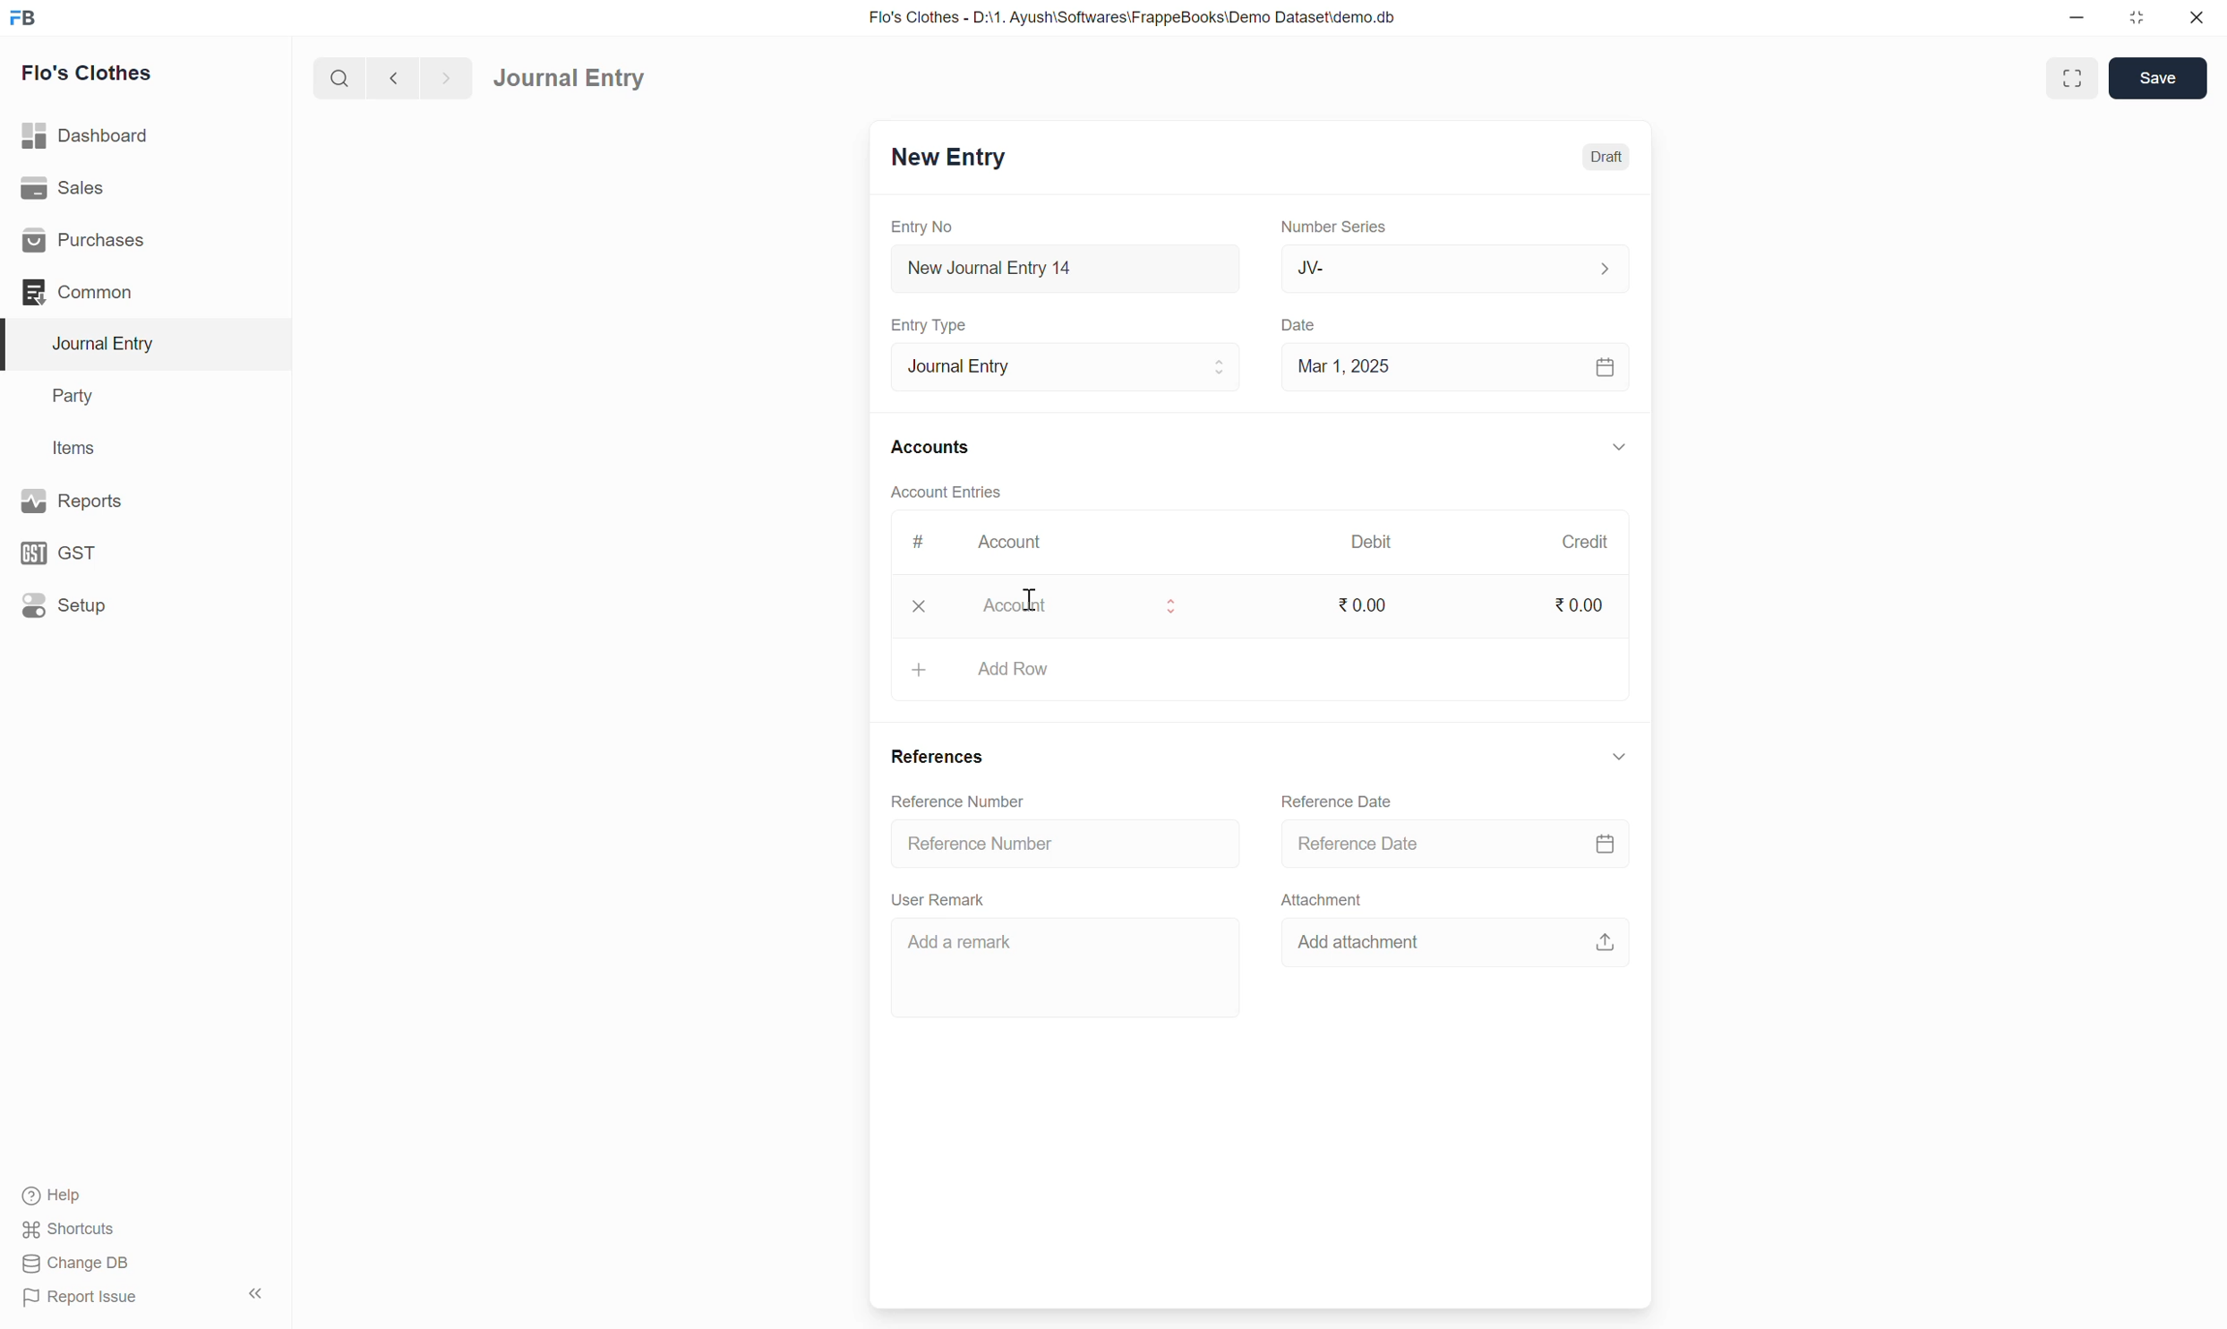 The width and height of the screenshot is (2227, 1329). Describe the element at coordinates (1066, 365) in the screenshot. I see `Journal Entry` at that location.